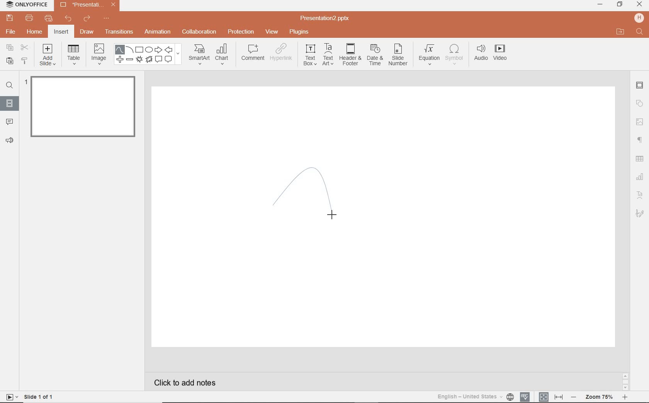  What do you see at coordinates (241, 32) in the screenshot?
I see `PROTECTION` at bounding box center [241, 32].